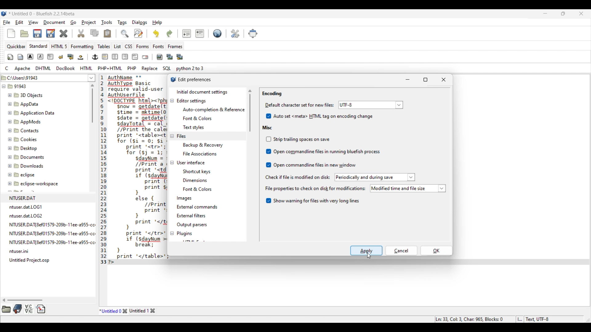 The image size is (591, 332). Describe the element at coordinates (140, 23) in the screenshot. I see `Dialogs menu` at that location.